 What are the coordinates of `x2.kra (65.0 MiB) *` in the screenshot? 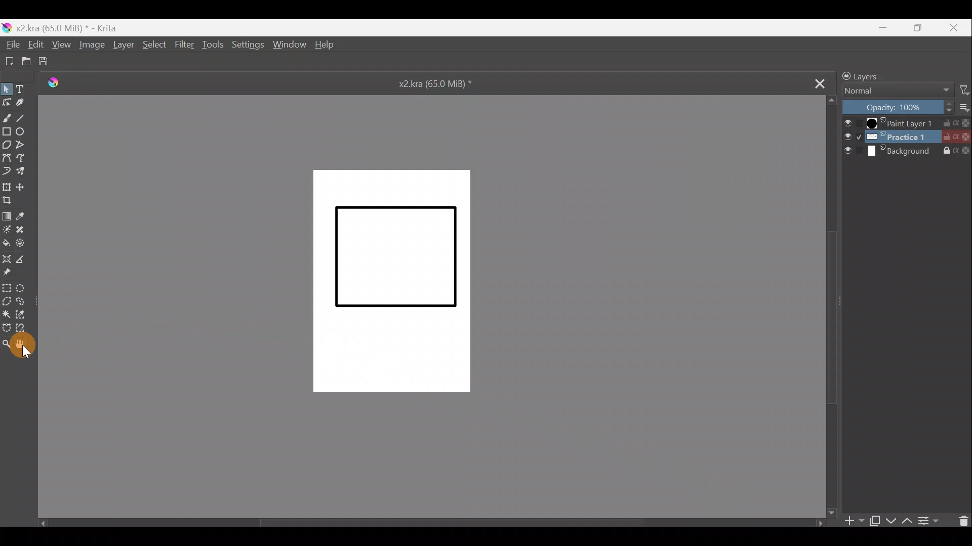 It's located at (443, 83).